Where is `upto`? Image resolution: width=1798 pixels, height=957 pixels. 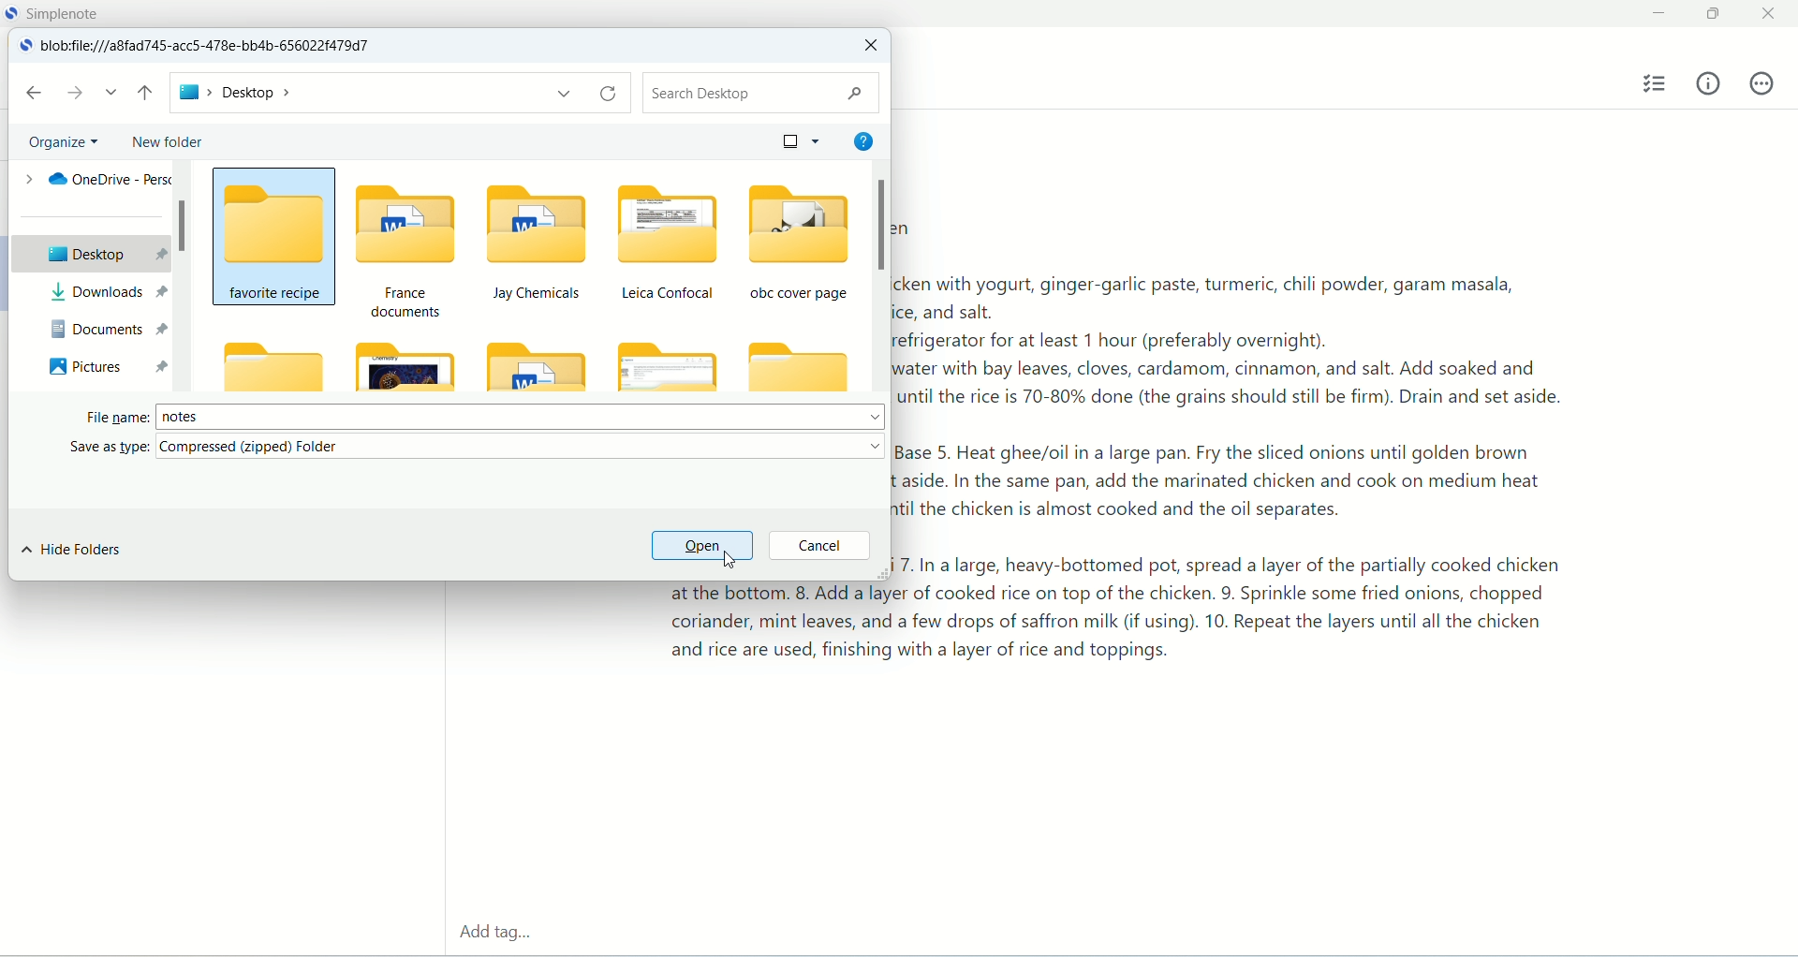
upto is located at coordinates (148, 95).